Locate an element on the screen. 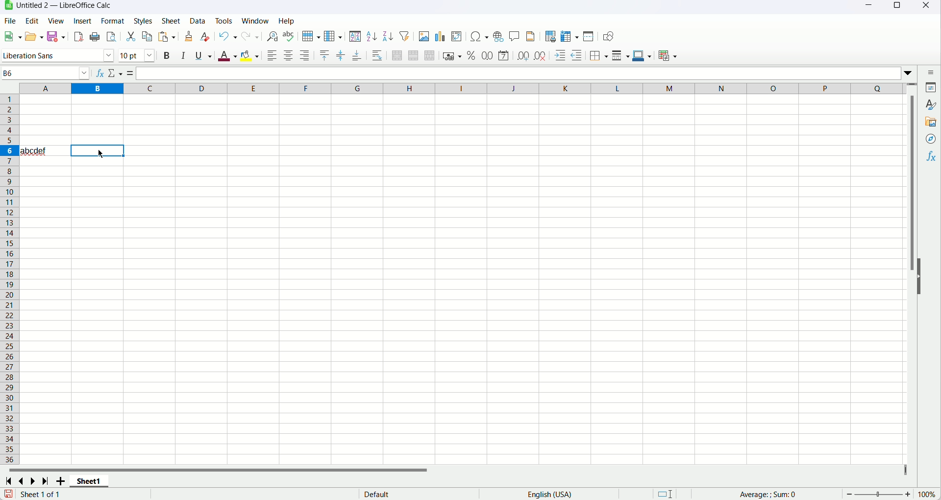 The width and height of the screenshot is (941, 500). scroll to next sheet is located at coordinates (35, 480).